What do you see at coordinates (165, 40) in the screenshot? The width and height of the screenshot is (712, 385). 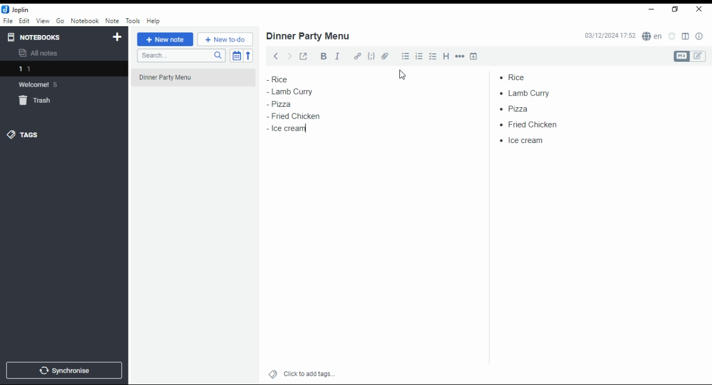 I see `new note` at bounding box center [165, 40].